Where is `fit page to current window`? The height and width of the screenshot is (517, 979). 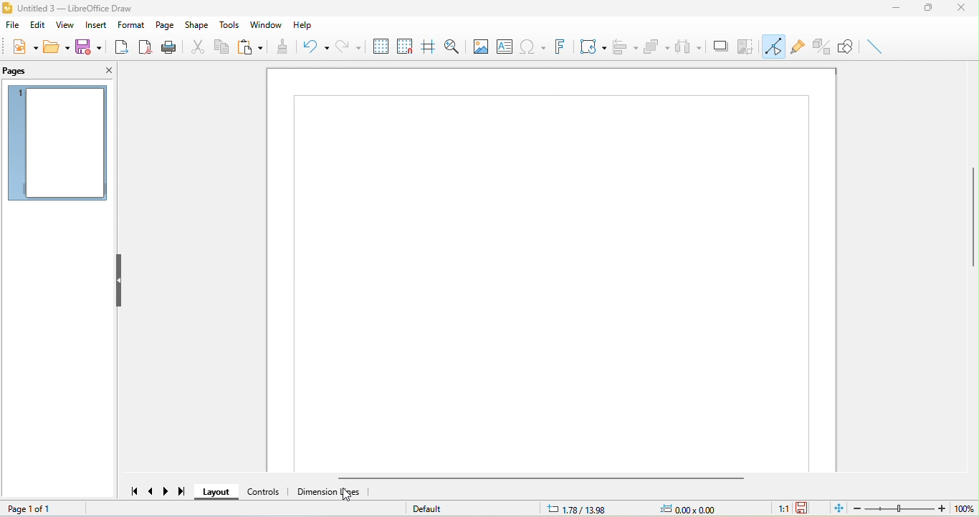
fit page to current window is located at coordinates (838, 509).